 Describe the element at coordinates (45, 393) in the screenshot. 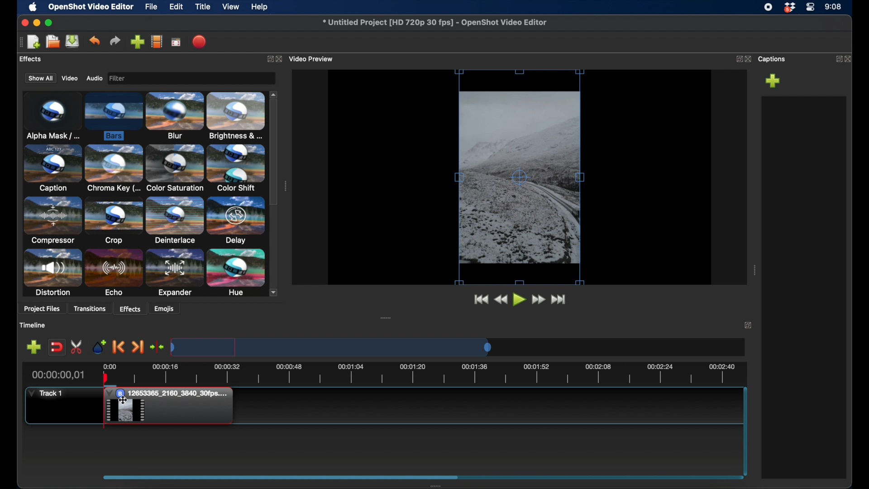

I see `track 1` at that location.